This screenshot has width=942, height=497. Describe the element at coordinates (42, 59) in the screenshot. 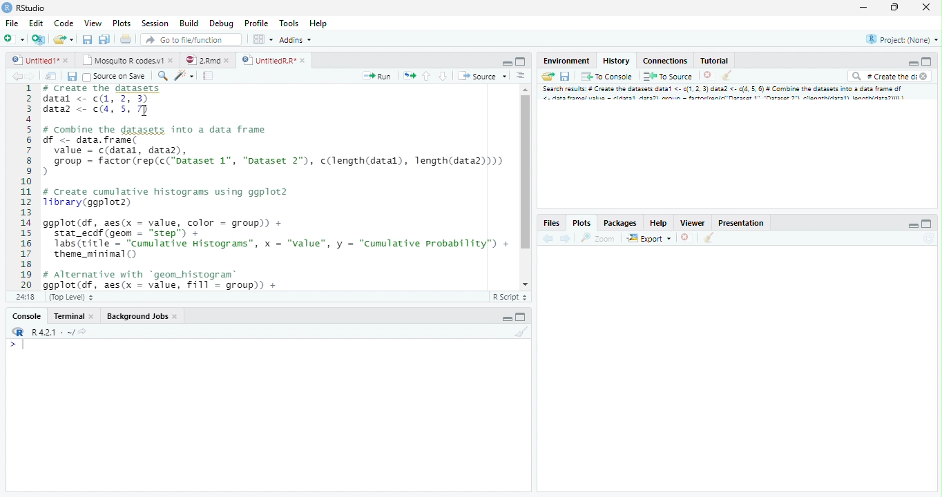

I see `Untitled` at that location.